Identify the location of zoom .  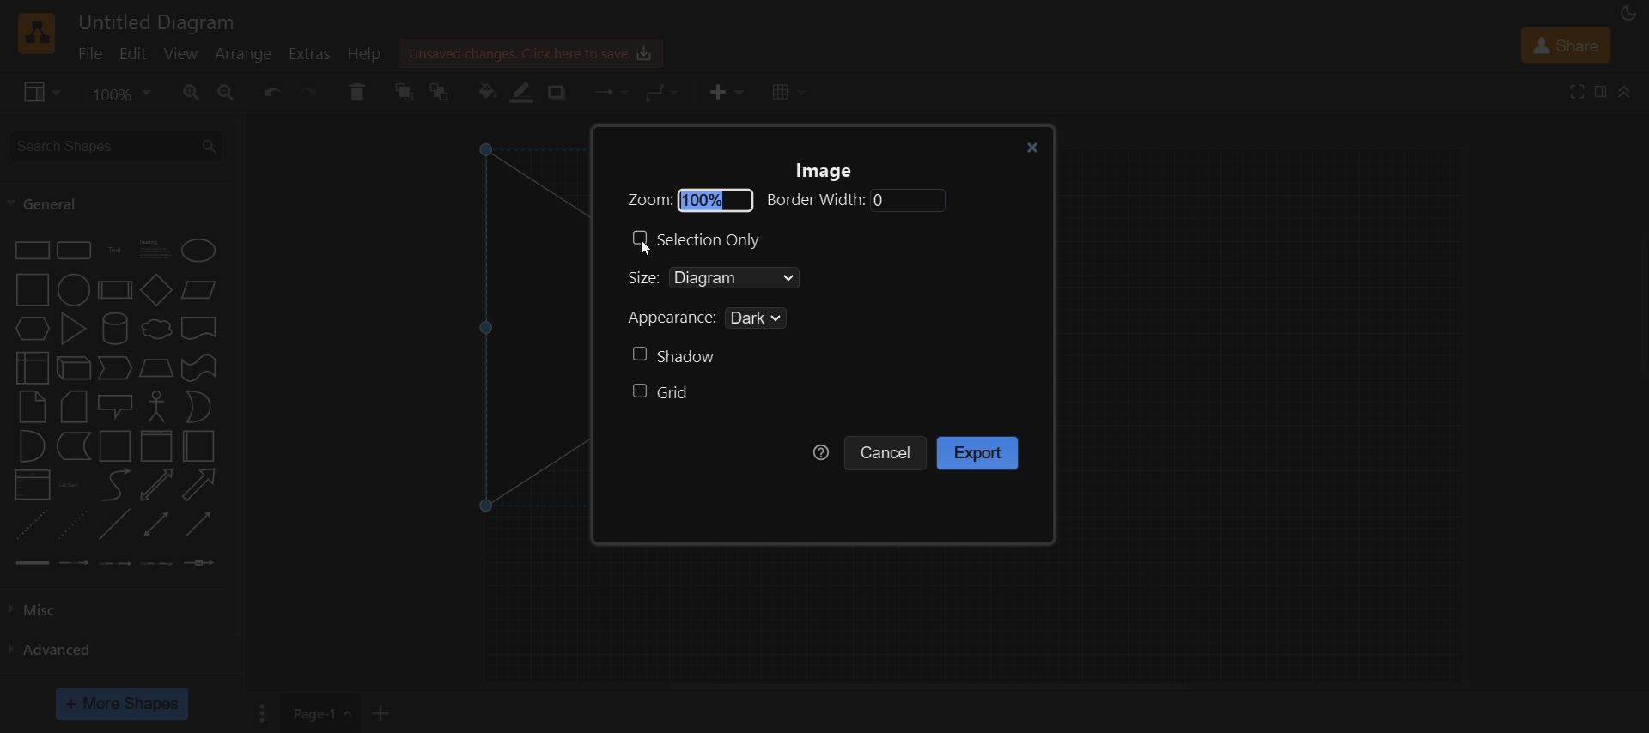
(781, 201).